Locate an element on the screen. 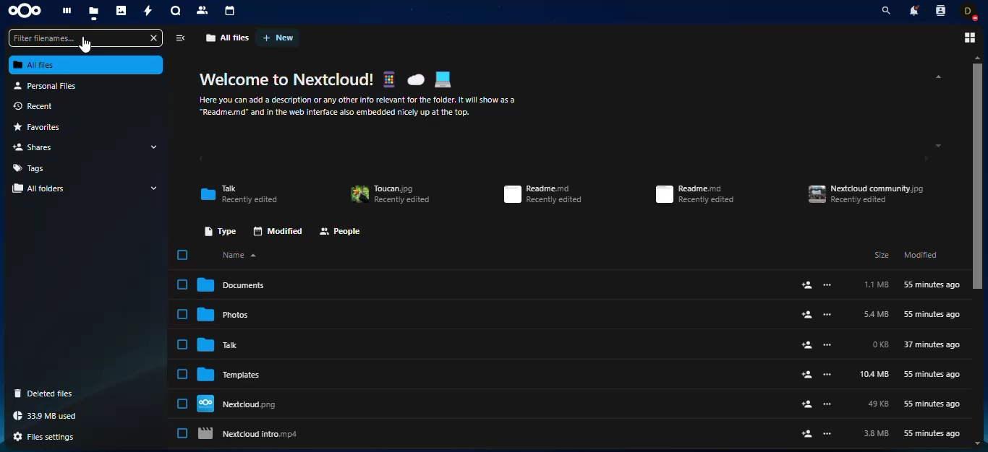 Image resolution: width=988 pixels, height=452 pixels. add is located at coordinates (807, 315).